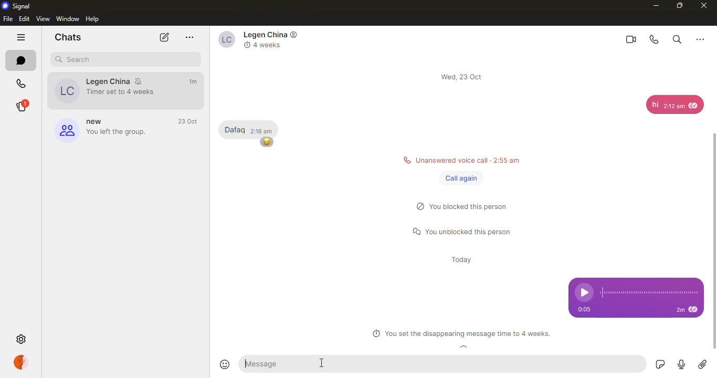  I want to click on cursor, so click(323, 366).